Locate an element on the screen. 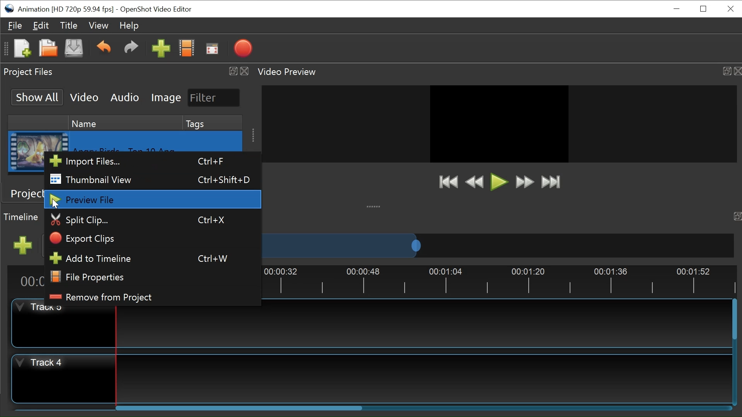  Save Project is located at coordinates (73, 48).